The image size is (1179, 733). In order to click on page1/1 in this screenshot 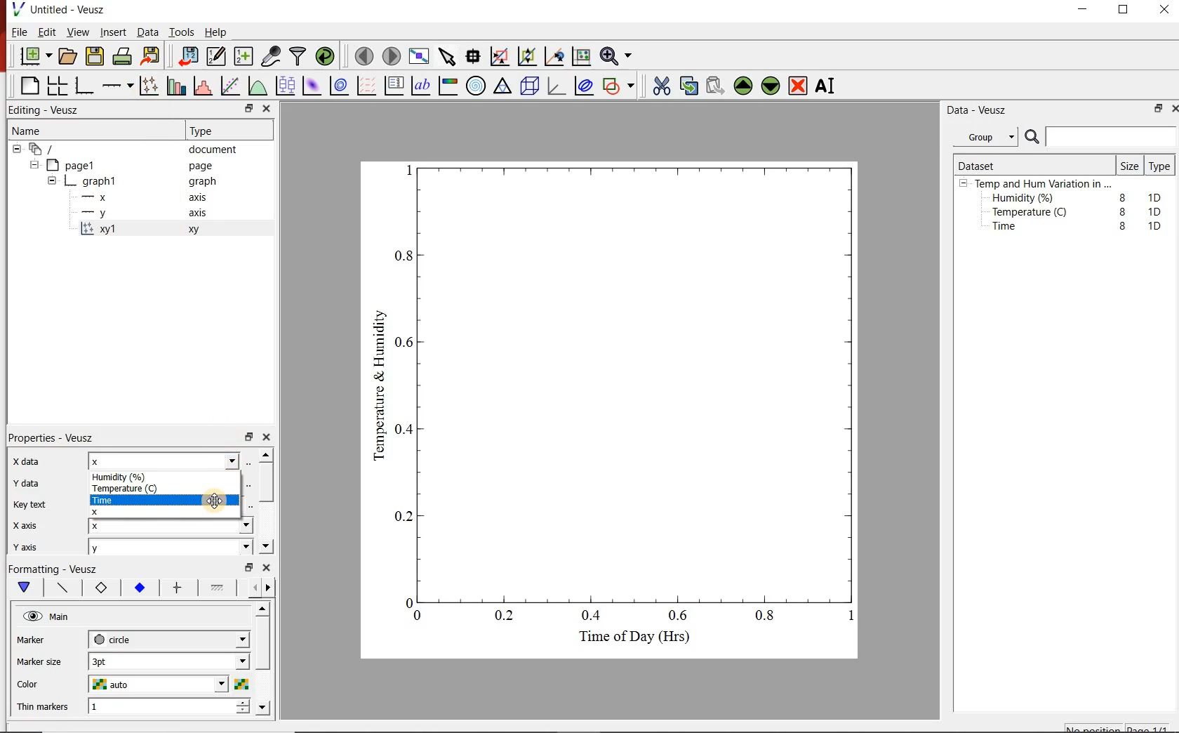, I will do `click(1152, 727)`.